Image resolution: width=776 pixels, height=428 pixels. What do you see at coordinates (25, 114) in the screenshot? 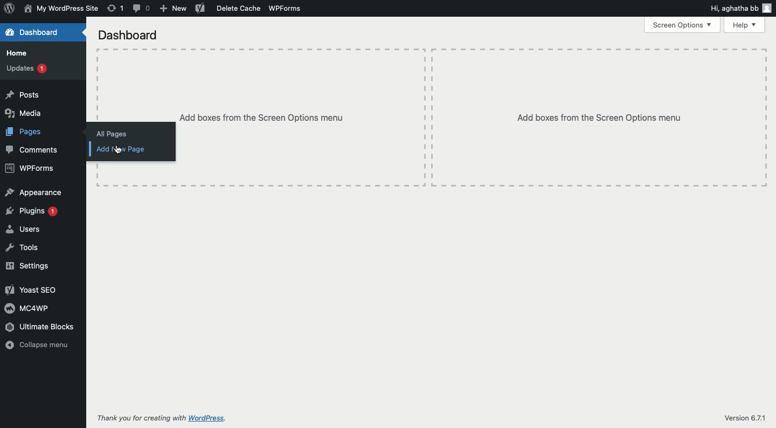
I see `Media` at bounding box center [25, 114].